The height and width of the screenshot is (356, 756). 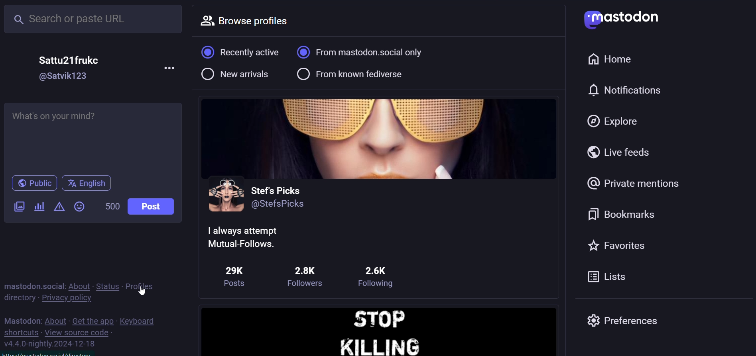 I want to click on list, so click(x=612, y=276).